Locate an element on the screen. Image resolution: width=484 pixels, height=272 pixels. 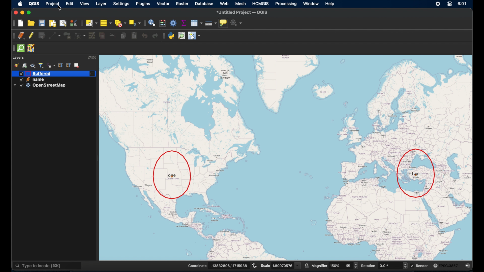
edit is located at coordinates (70, 4).